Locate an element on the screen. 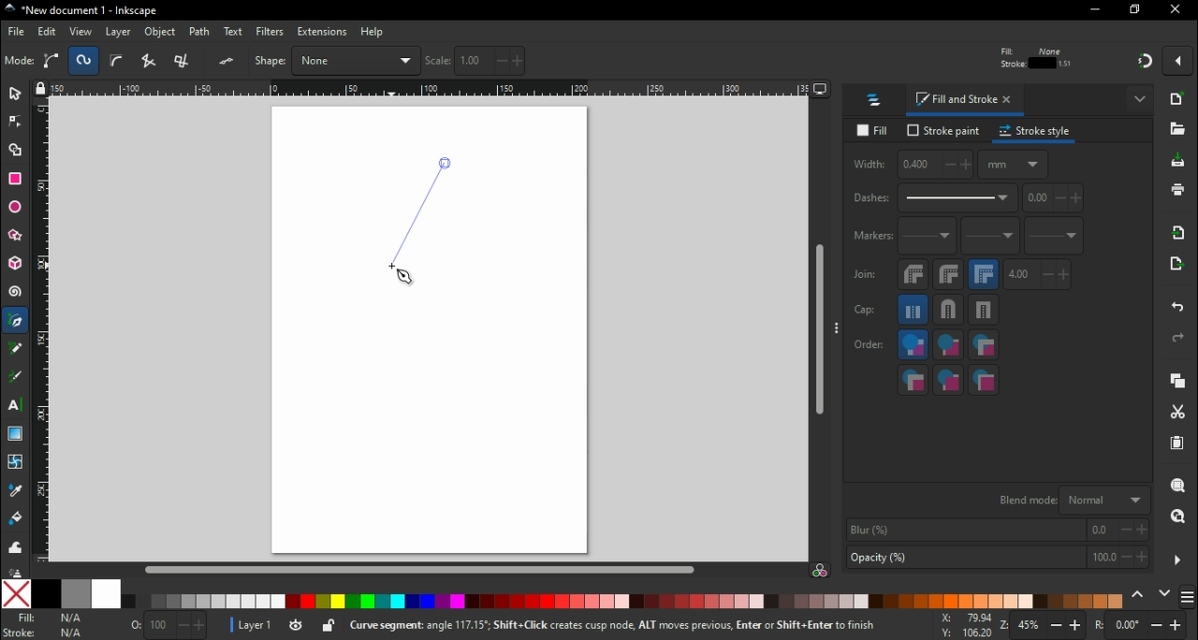  layer settings is located at coordinates (283, 626).